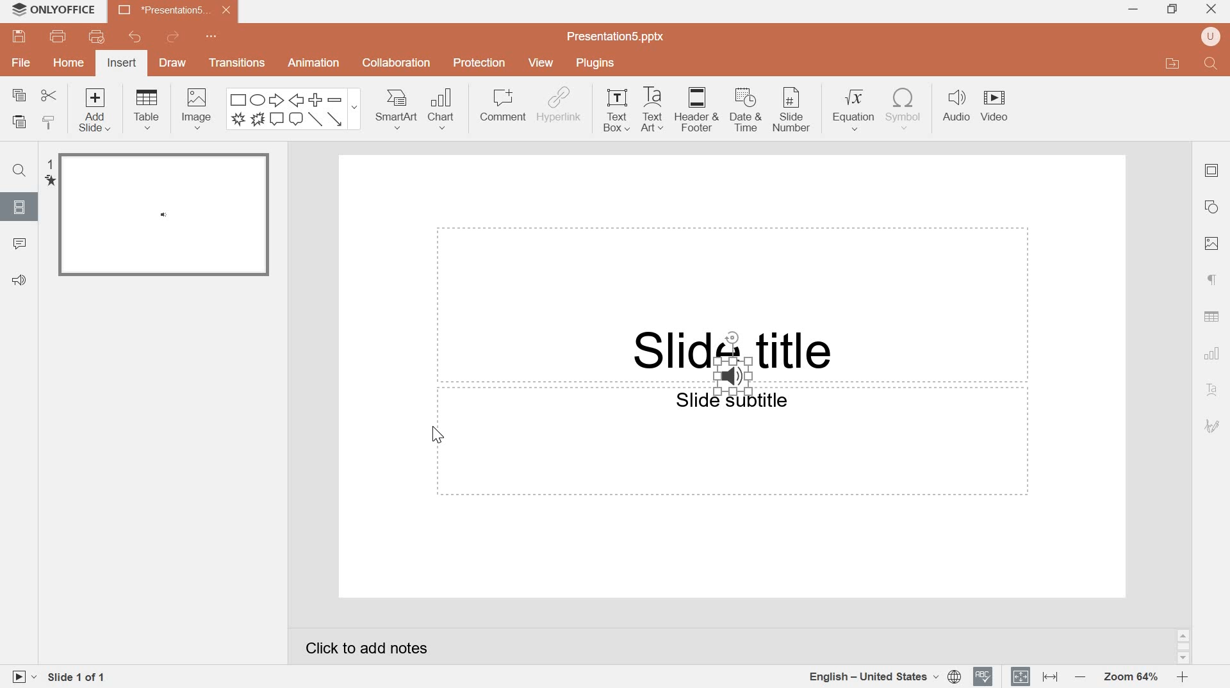 The height and width of the screenshot is (688, 1230). What do you see at coordinates (20, 63) in the screenshot?
I see `File` at bounding box center [20, 63].